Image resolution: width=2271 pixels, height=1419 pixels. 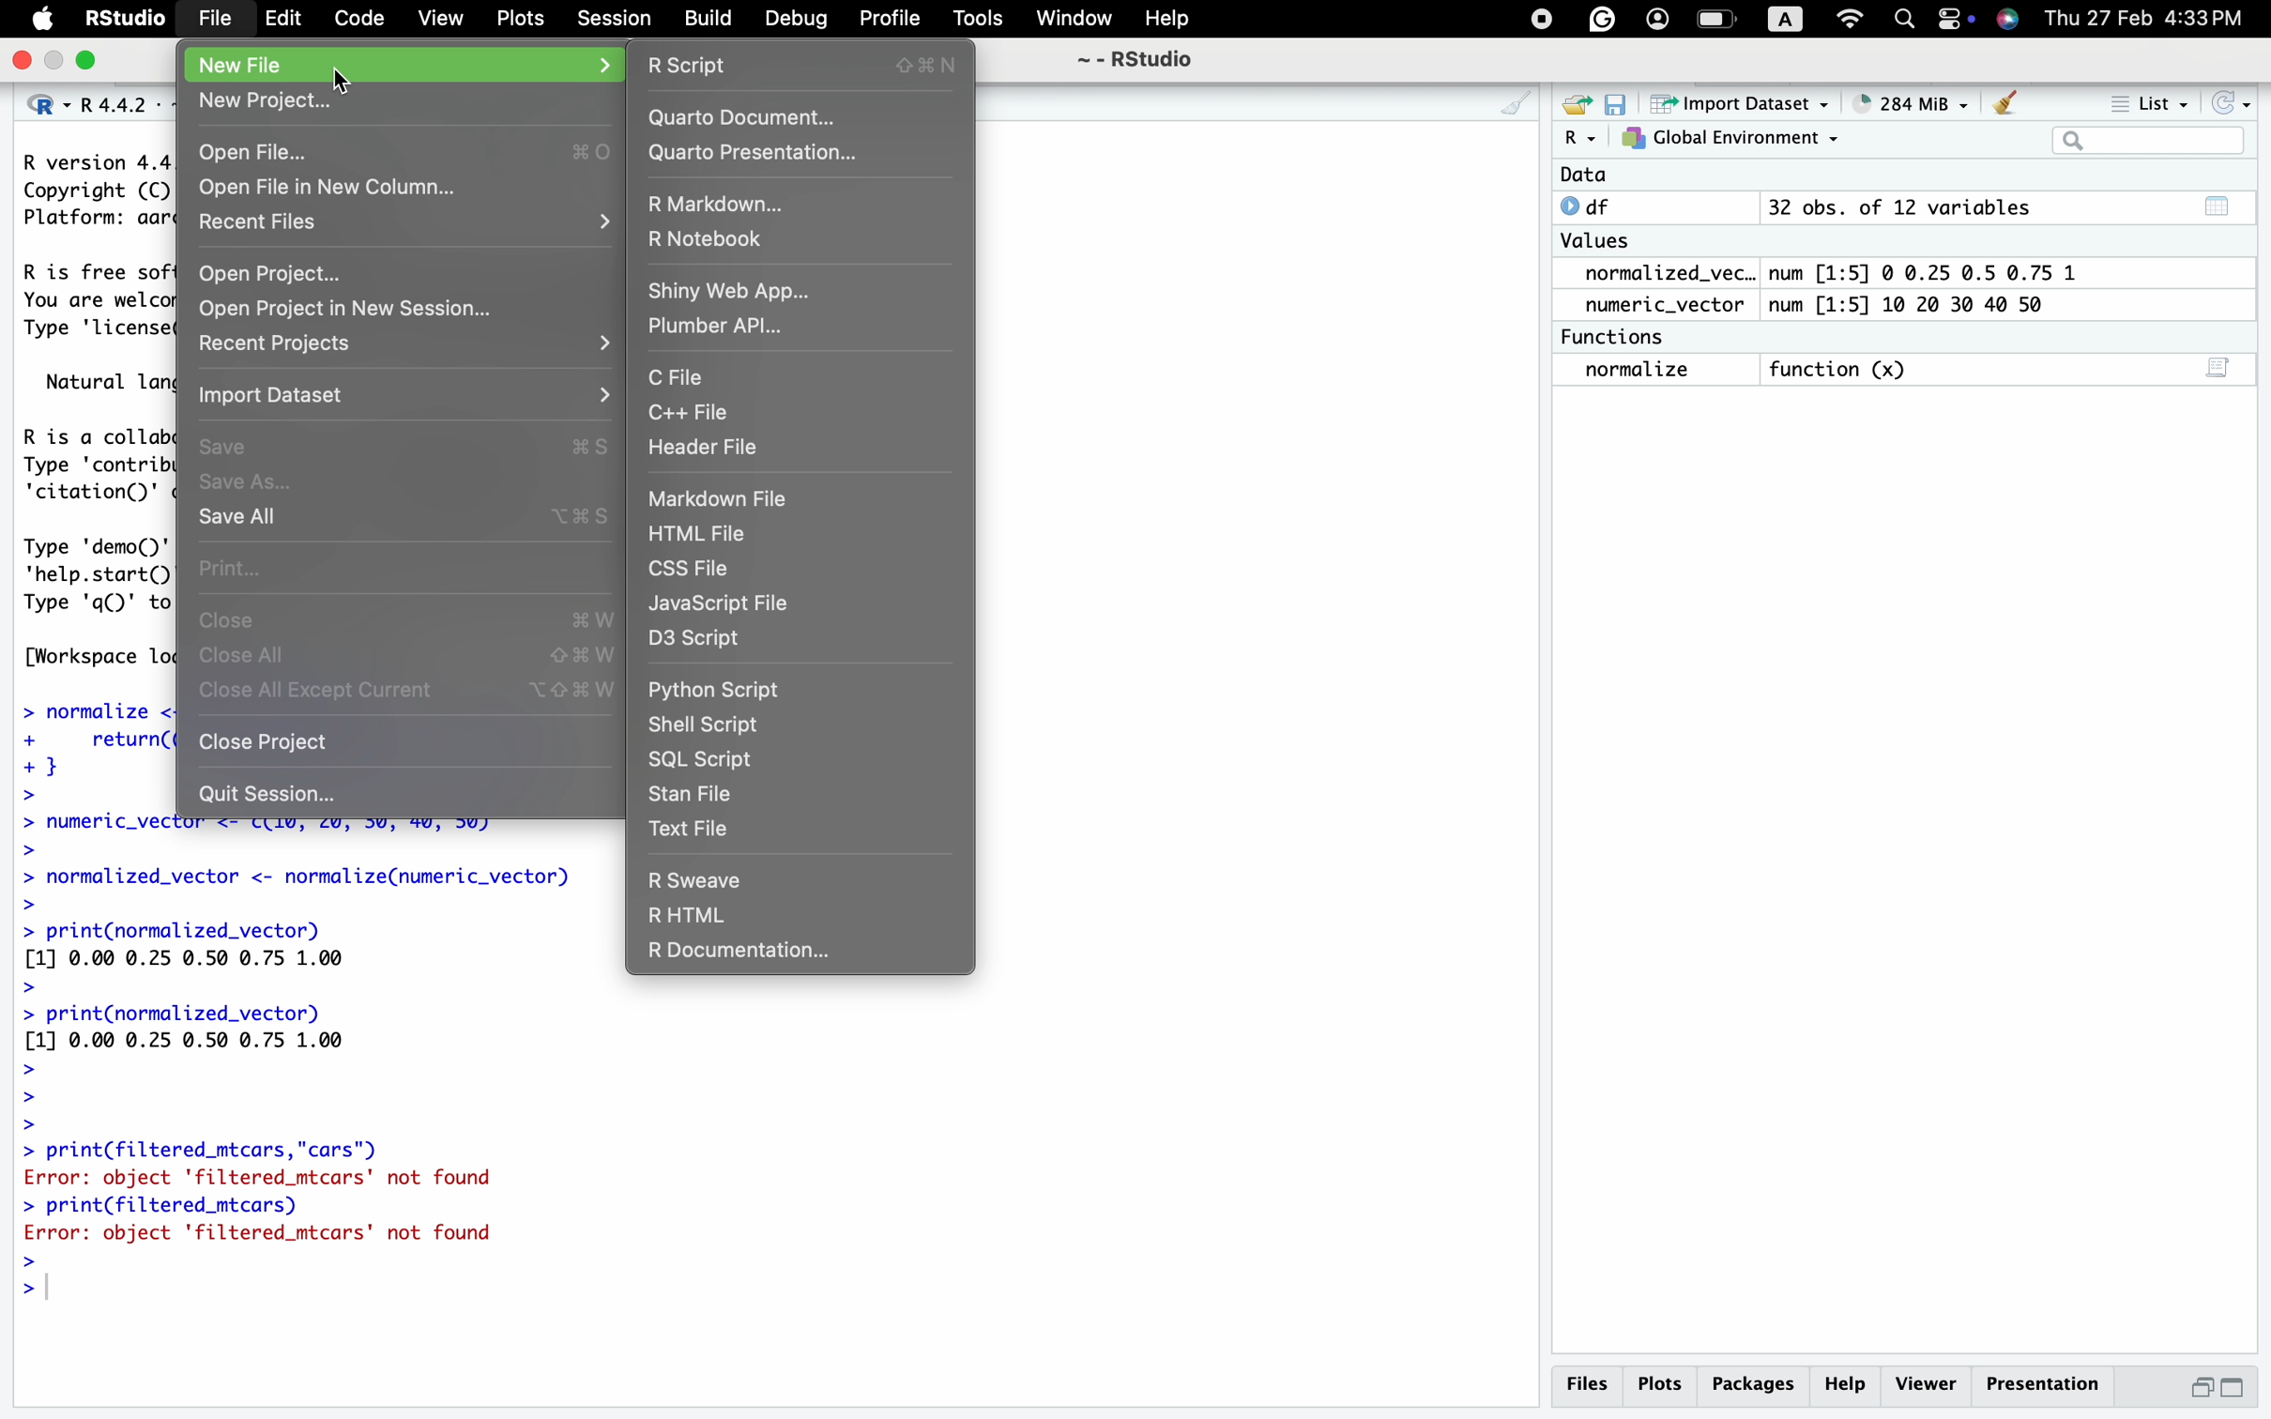 What do you see at coordinates (1666, 1382) in the screenshot?
I see `Plots` at bounding box center [1666, 1382].